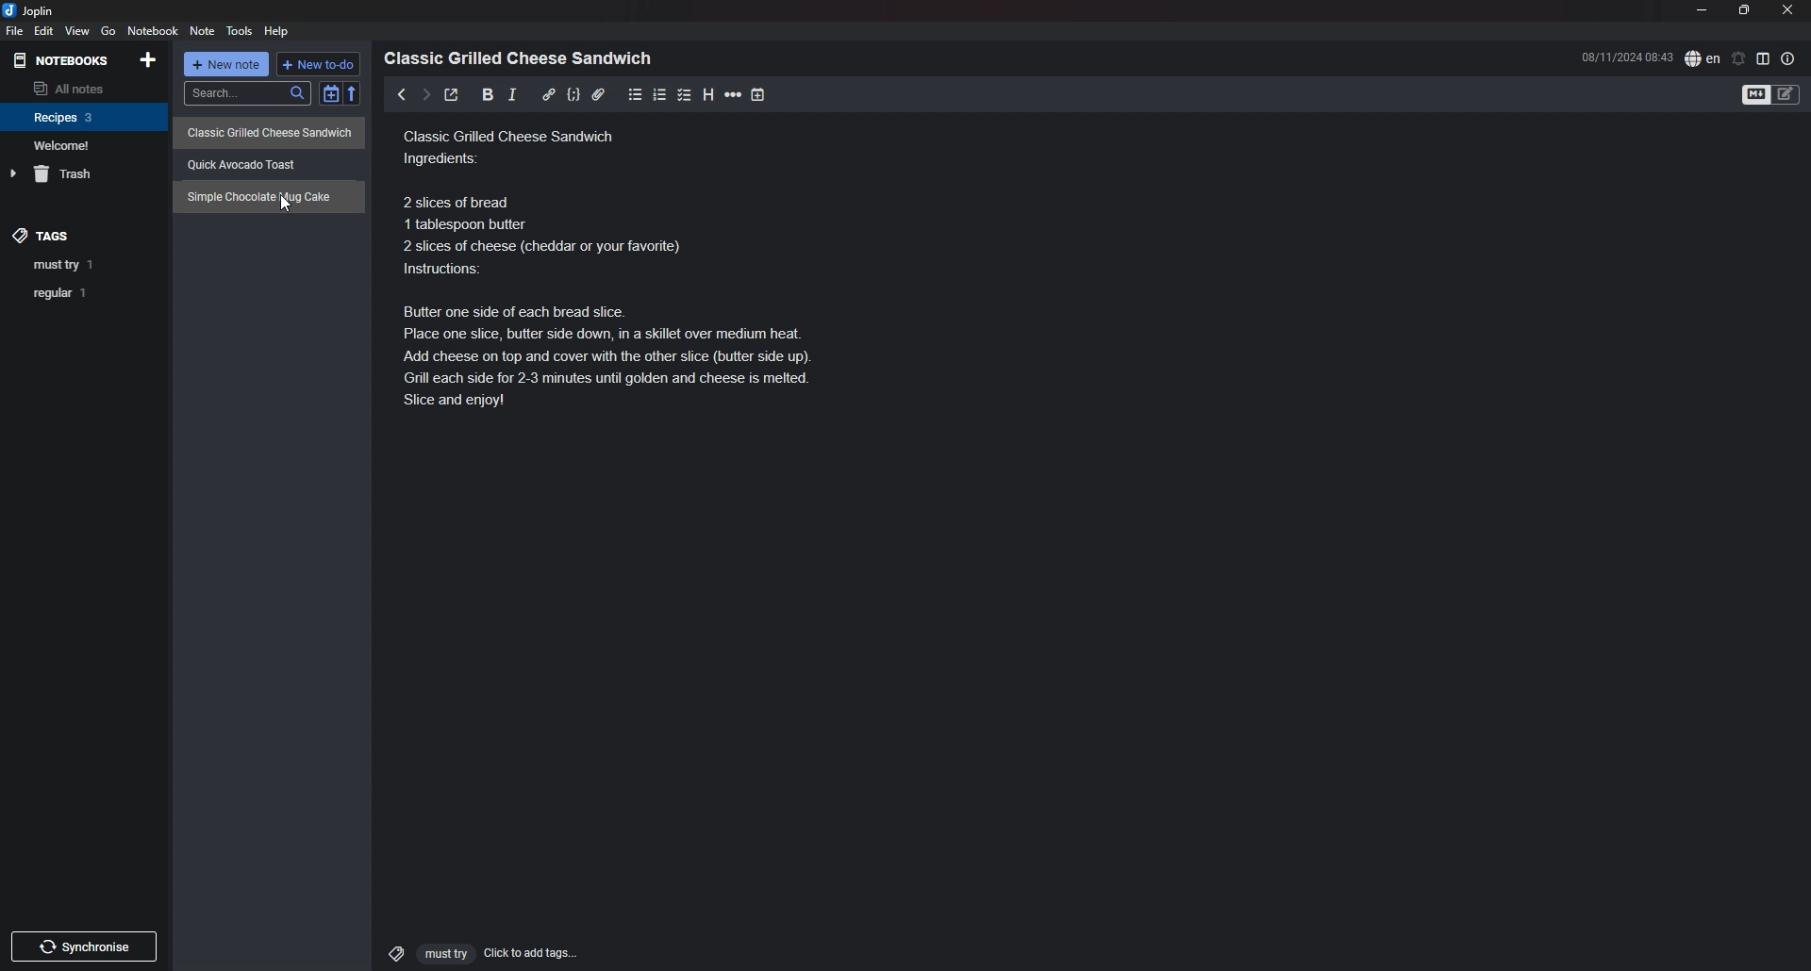 Image resolution: width=1811 pixels, height=971 pixels. I want to click on checkbox, so click(685, 94).